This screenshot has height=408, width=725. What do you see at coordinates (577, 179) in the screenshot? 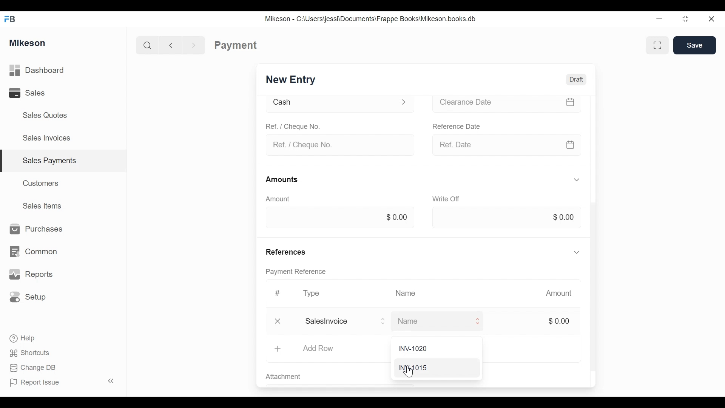
I see `Hide` at bounding box center [577, 179].